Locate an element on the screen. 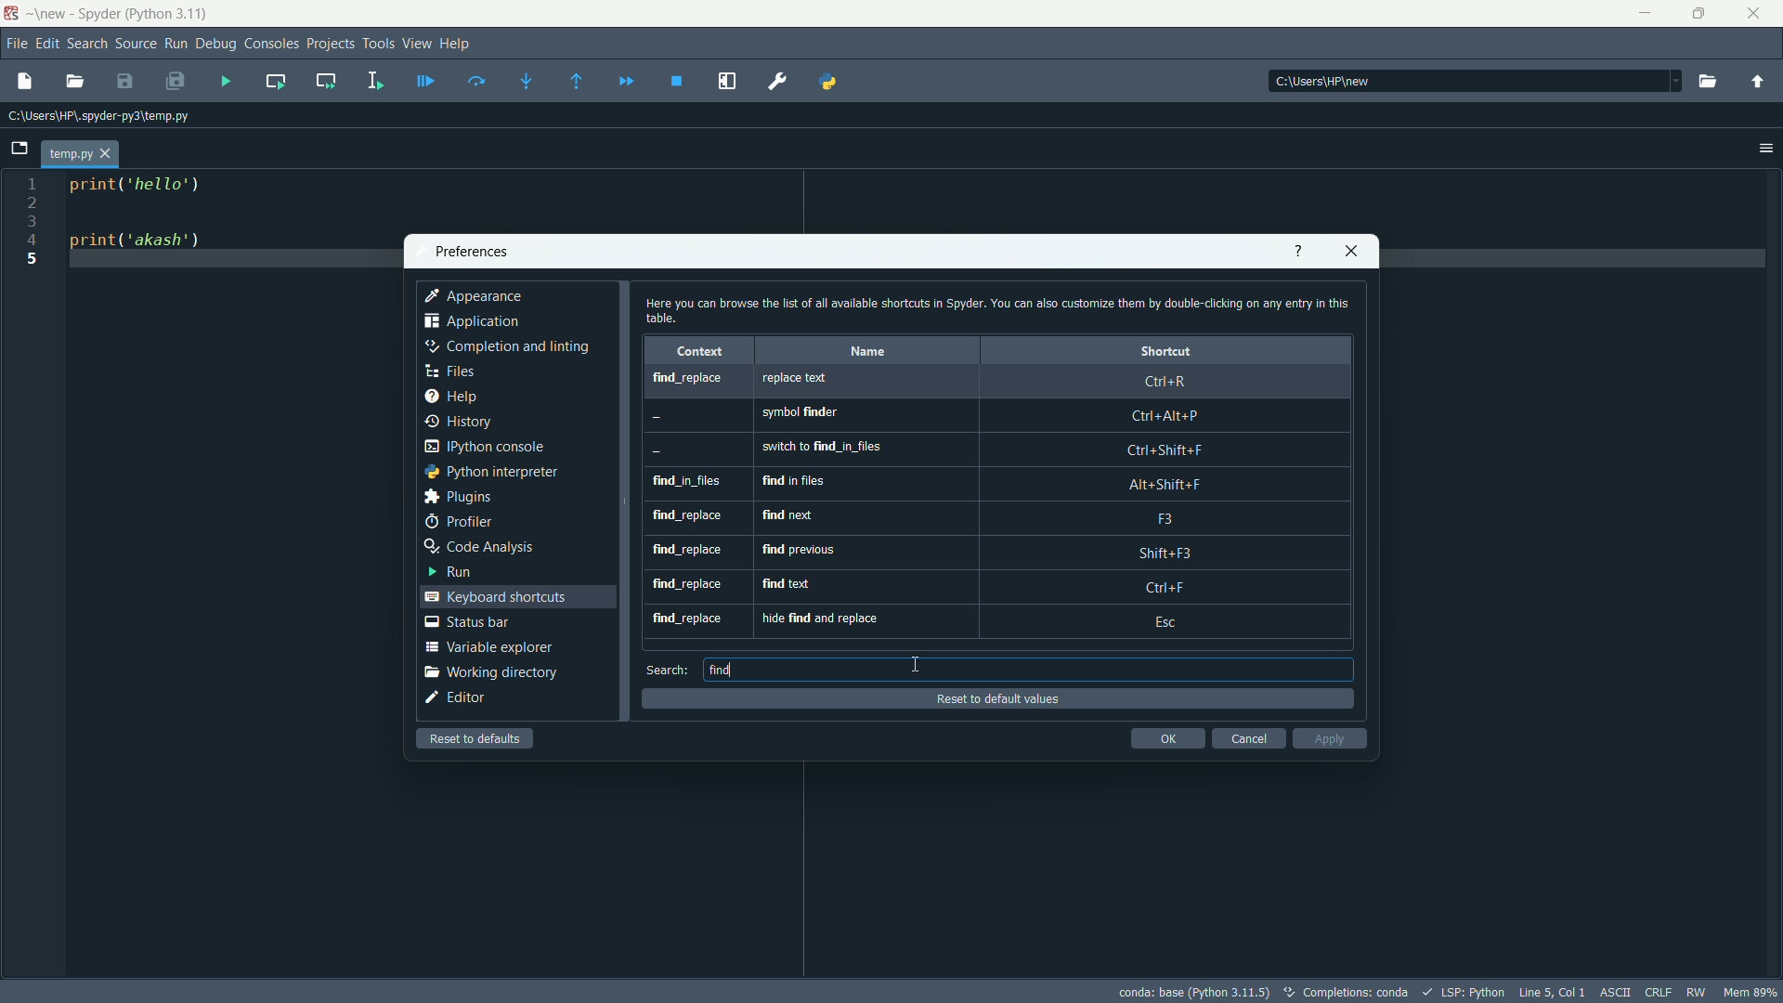 This screenshot has width=1783, height=1003. file menu is located at coordinates (16, 43).